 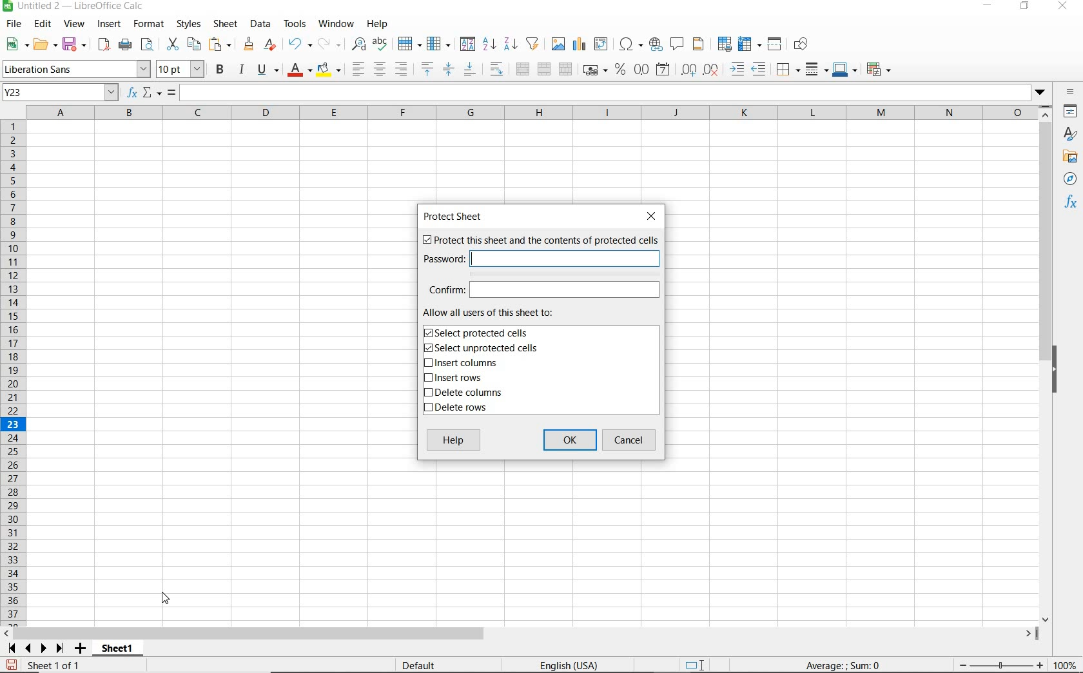 What do you see at coordinates (469, 394) in the screenshot?
I see `DELETE COLUMNS` at bounding box center [469, 394].